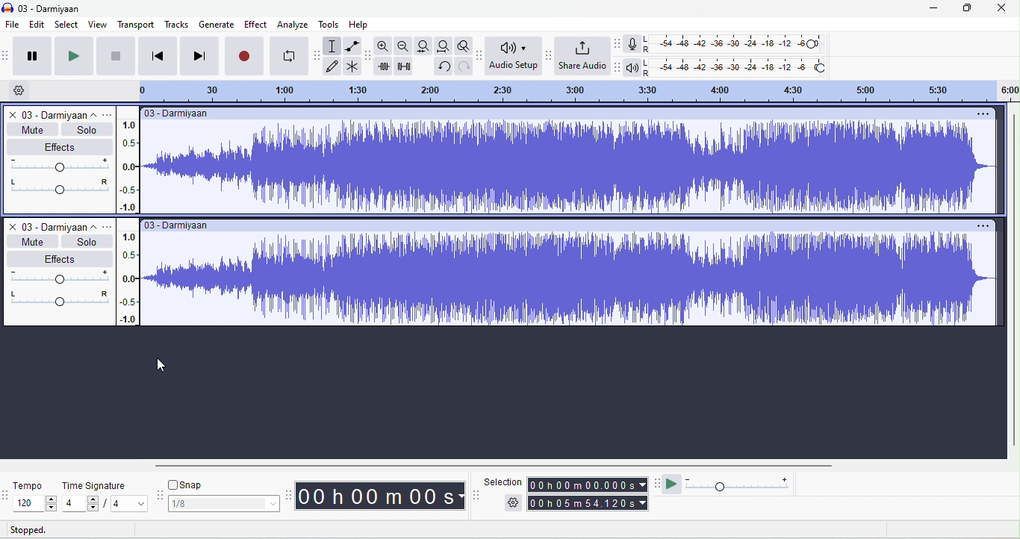  Describe the element at coordinates (104, 503) in the screenshot. I see `select time signature` at that location.